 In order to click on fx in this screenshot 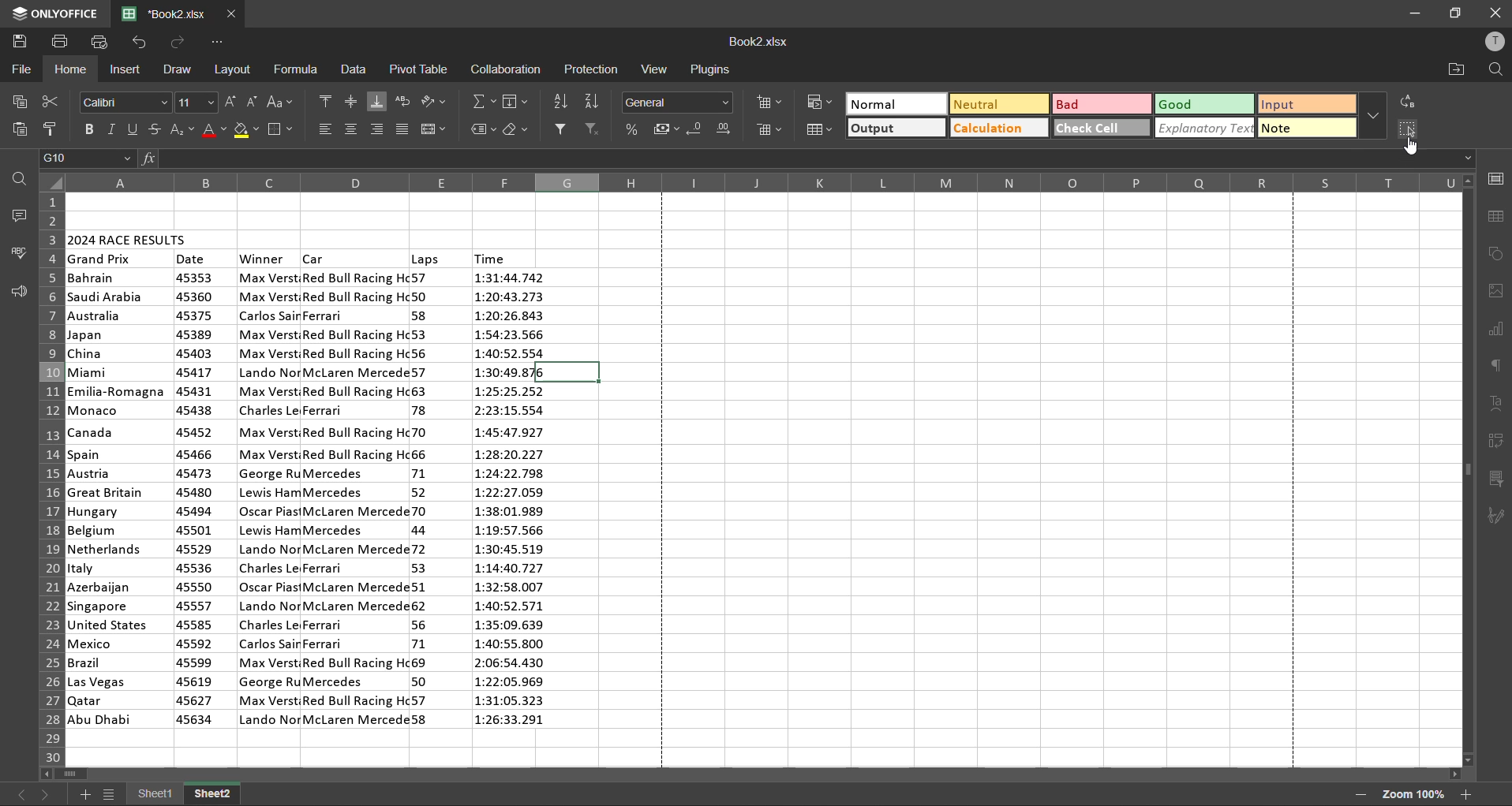, I will do `click(151, 160)`.